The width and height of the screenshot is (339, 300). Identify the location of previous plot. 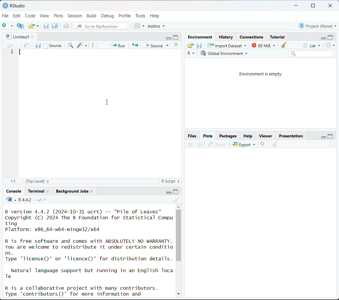
(190, 145).